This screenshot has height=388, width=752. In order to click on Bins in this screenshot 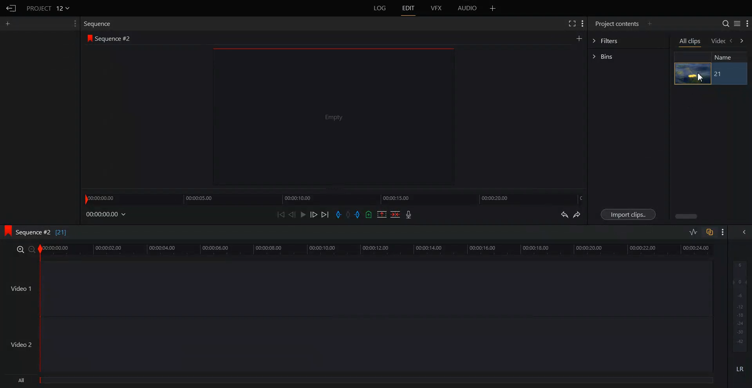, I will do `click(628, 56)`.